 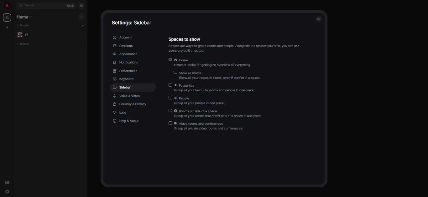 What do you see at coordinates (127, 63) in the screenshot?
I see `notifications` at bounding box center [127, 63].